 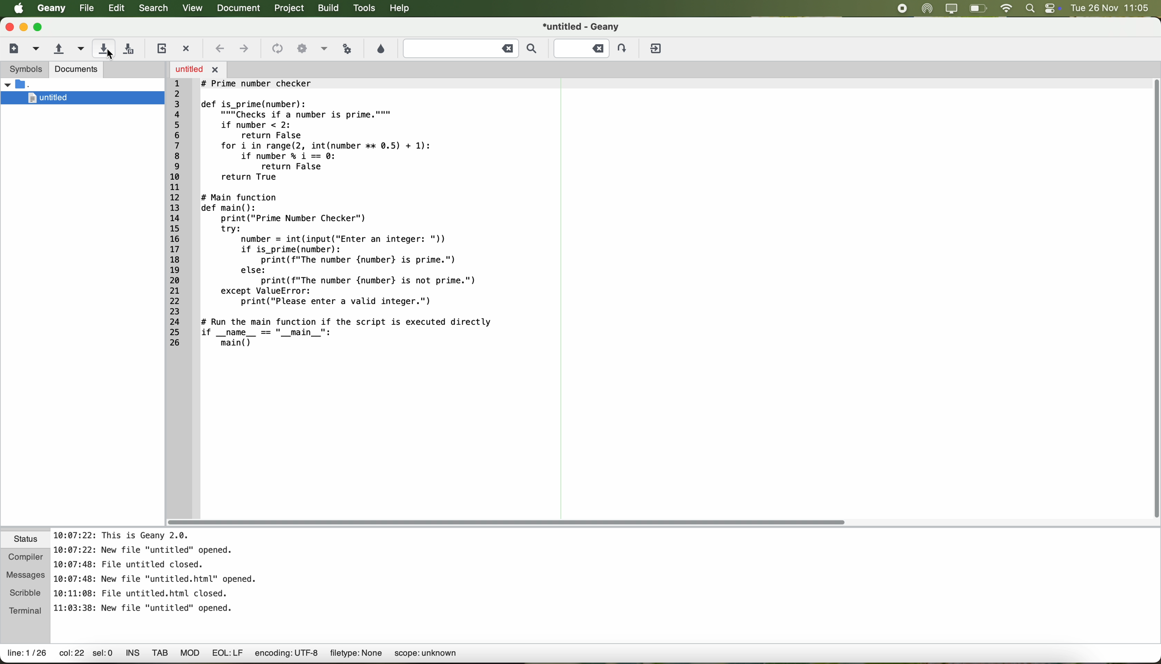 What do you see at coordinates (380, 49) in the screenshot?
I see `choose color` at bounding box center [380, 49].